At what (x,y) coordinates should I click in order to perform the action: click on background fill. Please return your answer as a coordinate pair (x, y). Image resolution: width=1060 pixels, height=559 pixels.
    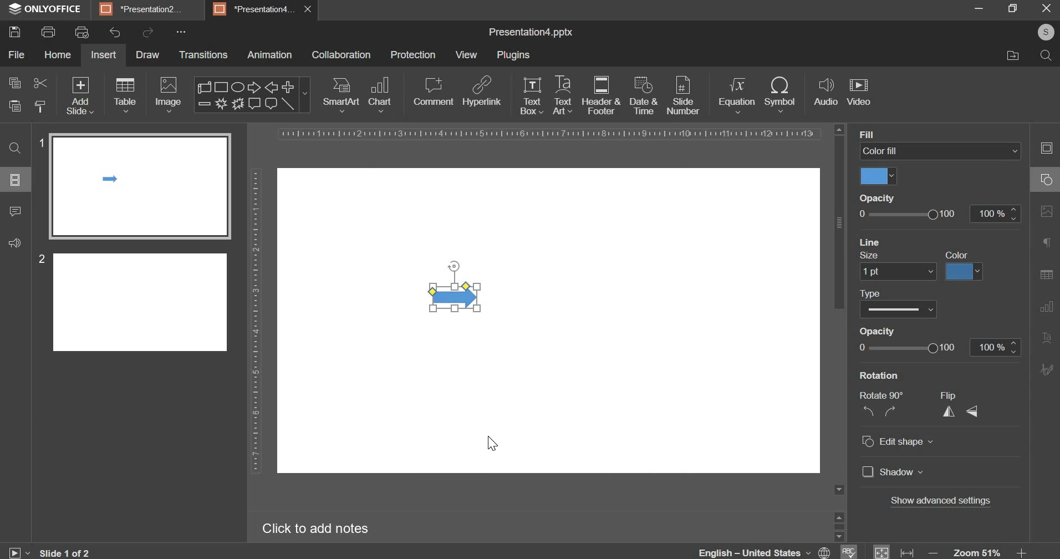
    Looking at the image, I should click on (941, 150).